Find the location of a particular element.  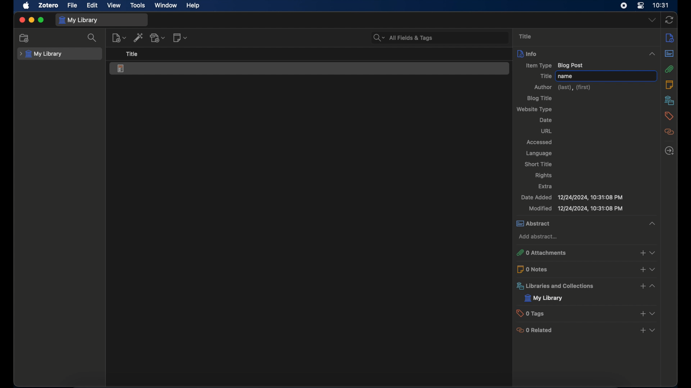

new collection is located at coordinates (24, 38).